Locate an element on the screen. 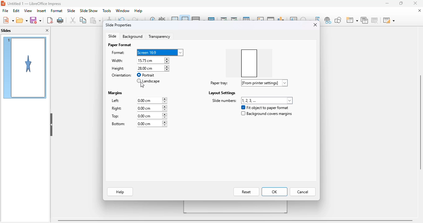 This screenshot has height=223, width=423. bottom: 0.00 cm is located at coordinates (149, 124).